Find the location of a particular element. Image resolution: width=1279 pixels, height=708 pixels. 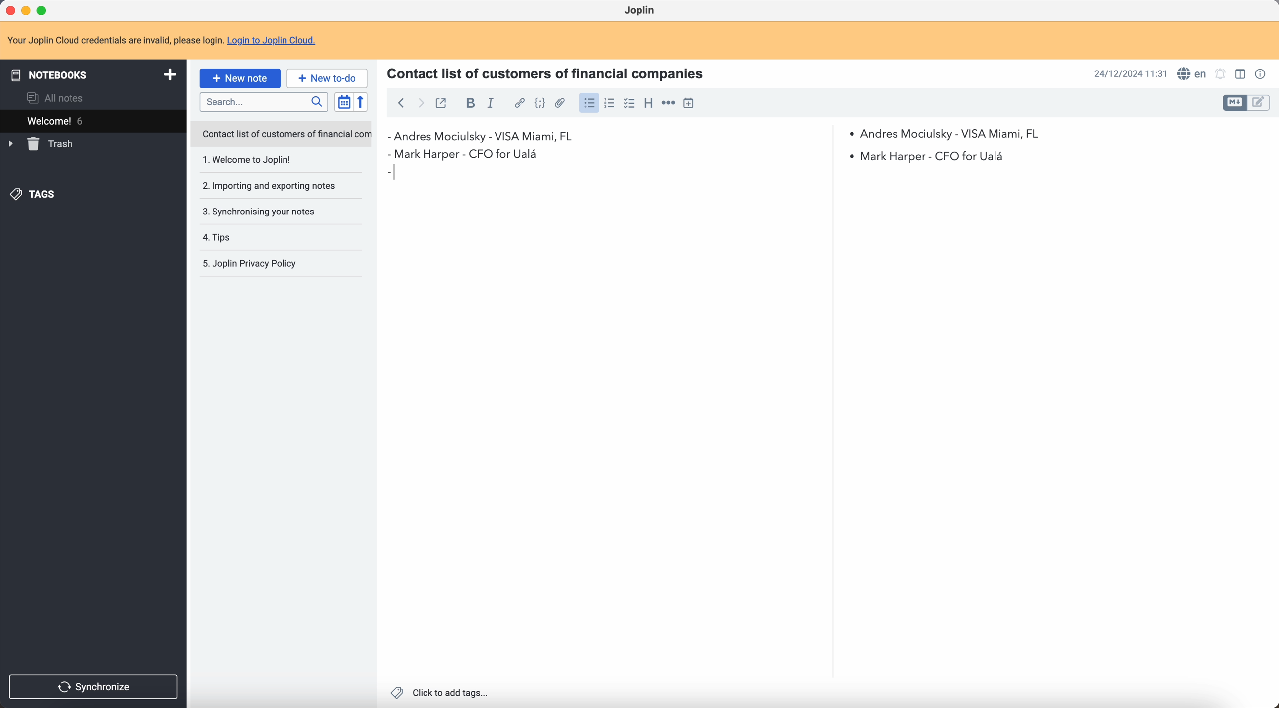

Contact list of customers of financial com is located at coordinates (285, 135).